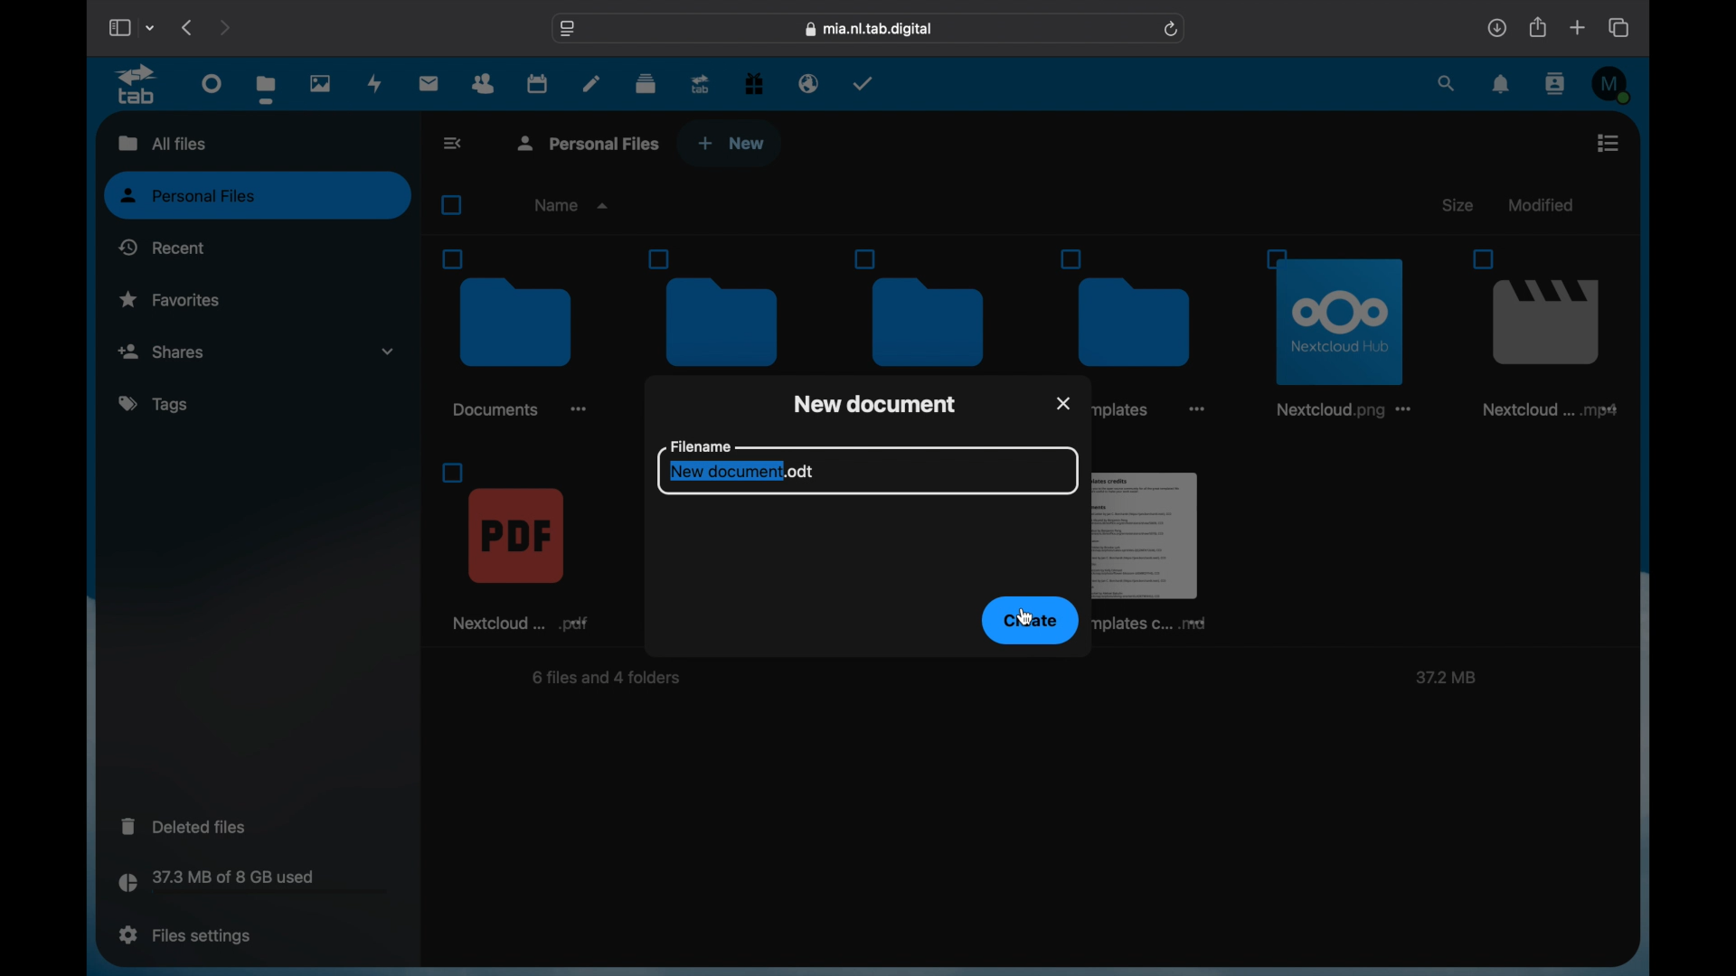 The width and height of the screenshot is (1736, 976). Describe the element at coordinates (699, 446) in the screenshot. I see `filename` at that location.